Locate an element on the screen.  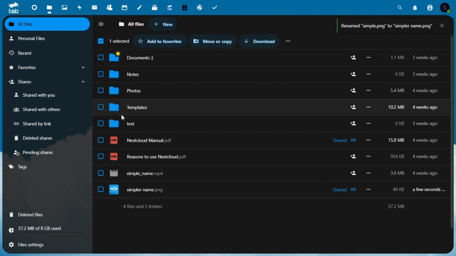
4 files and 5 folders is located at coordinates (271, 206).